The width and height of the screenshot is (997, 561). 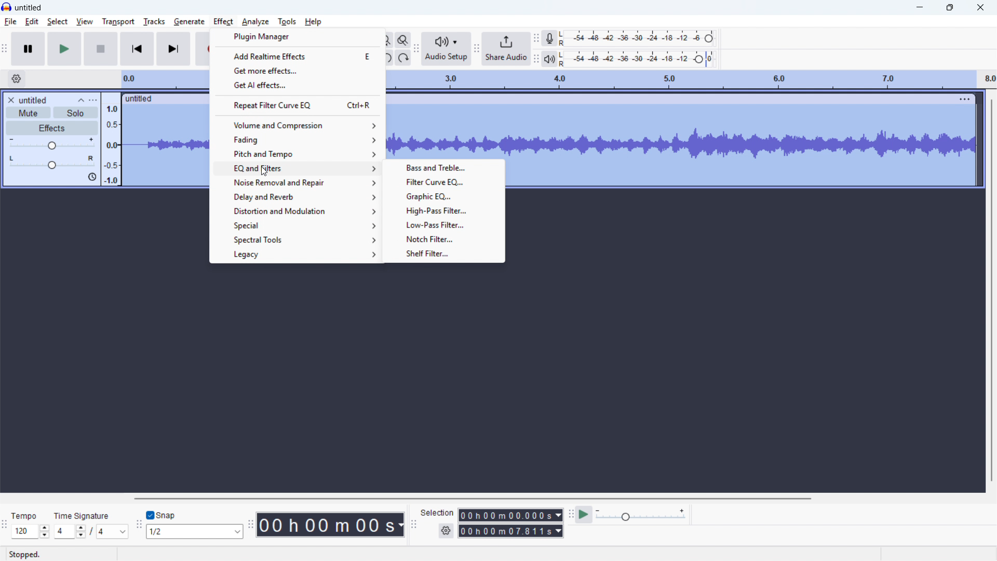 I want to click on Re-do , so click(x=403, y=58).